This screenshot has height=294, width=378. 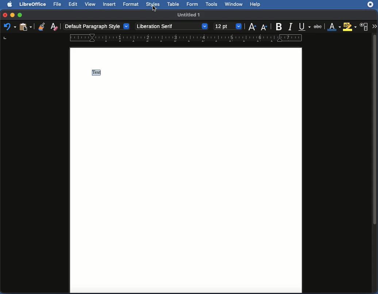 What do you see at coordinates (265, 27) in the screenshot?
I see `Size decrease` at bounding box center [265, 27].